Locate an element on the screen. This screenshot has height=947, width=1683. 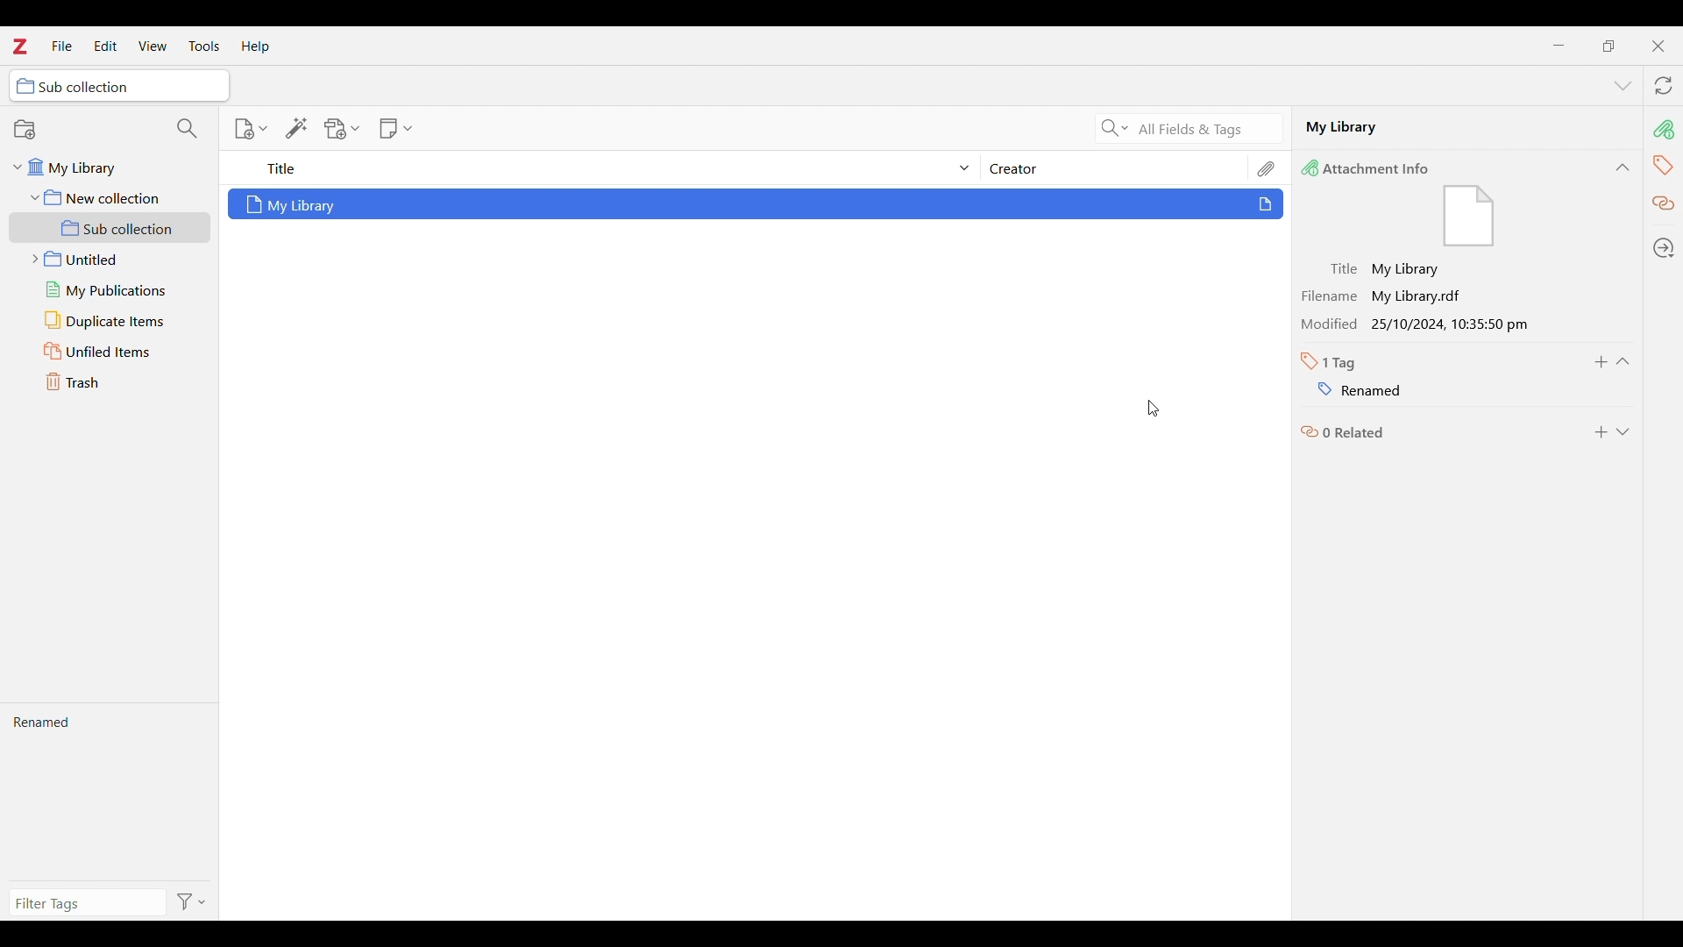
Creator column is located at coordinates (1113, 167).